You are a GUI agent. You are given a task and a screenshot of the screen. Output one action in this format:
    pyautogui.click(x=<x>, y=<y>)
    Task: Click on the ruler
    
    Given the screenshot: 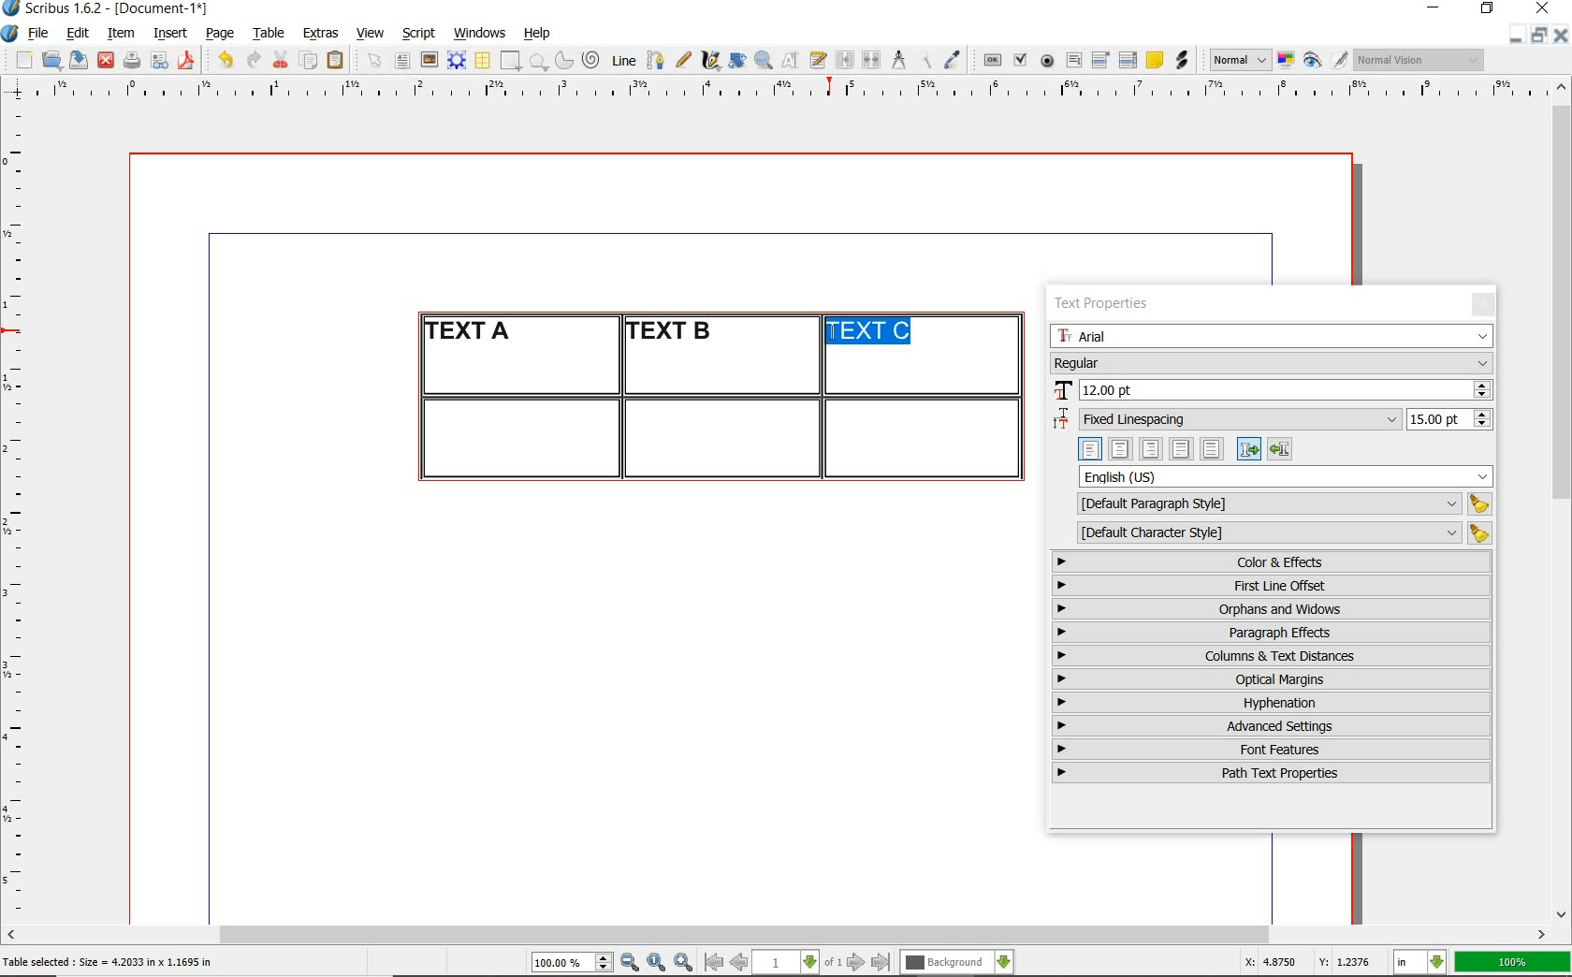 What is the action you would take?
    pyautogui.click(x=21, y=511)
    